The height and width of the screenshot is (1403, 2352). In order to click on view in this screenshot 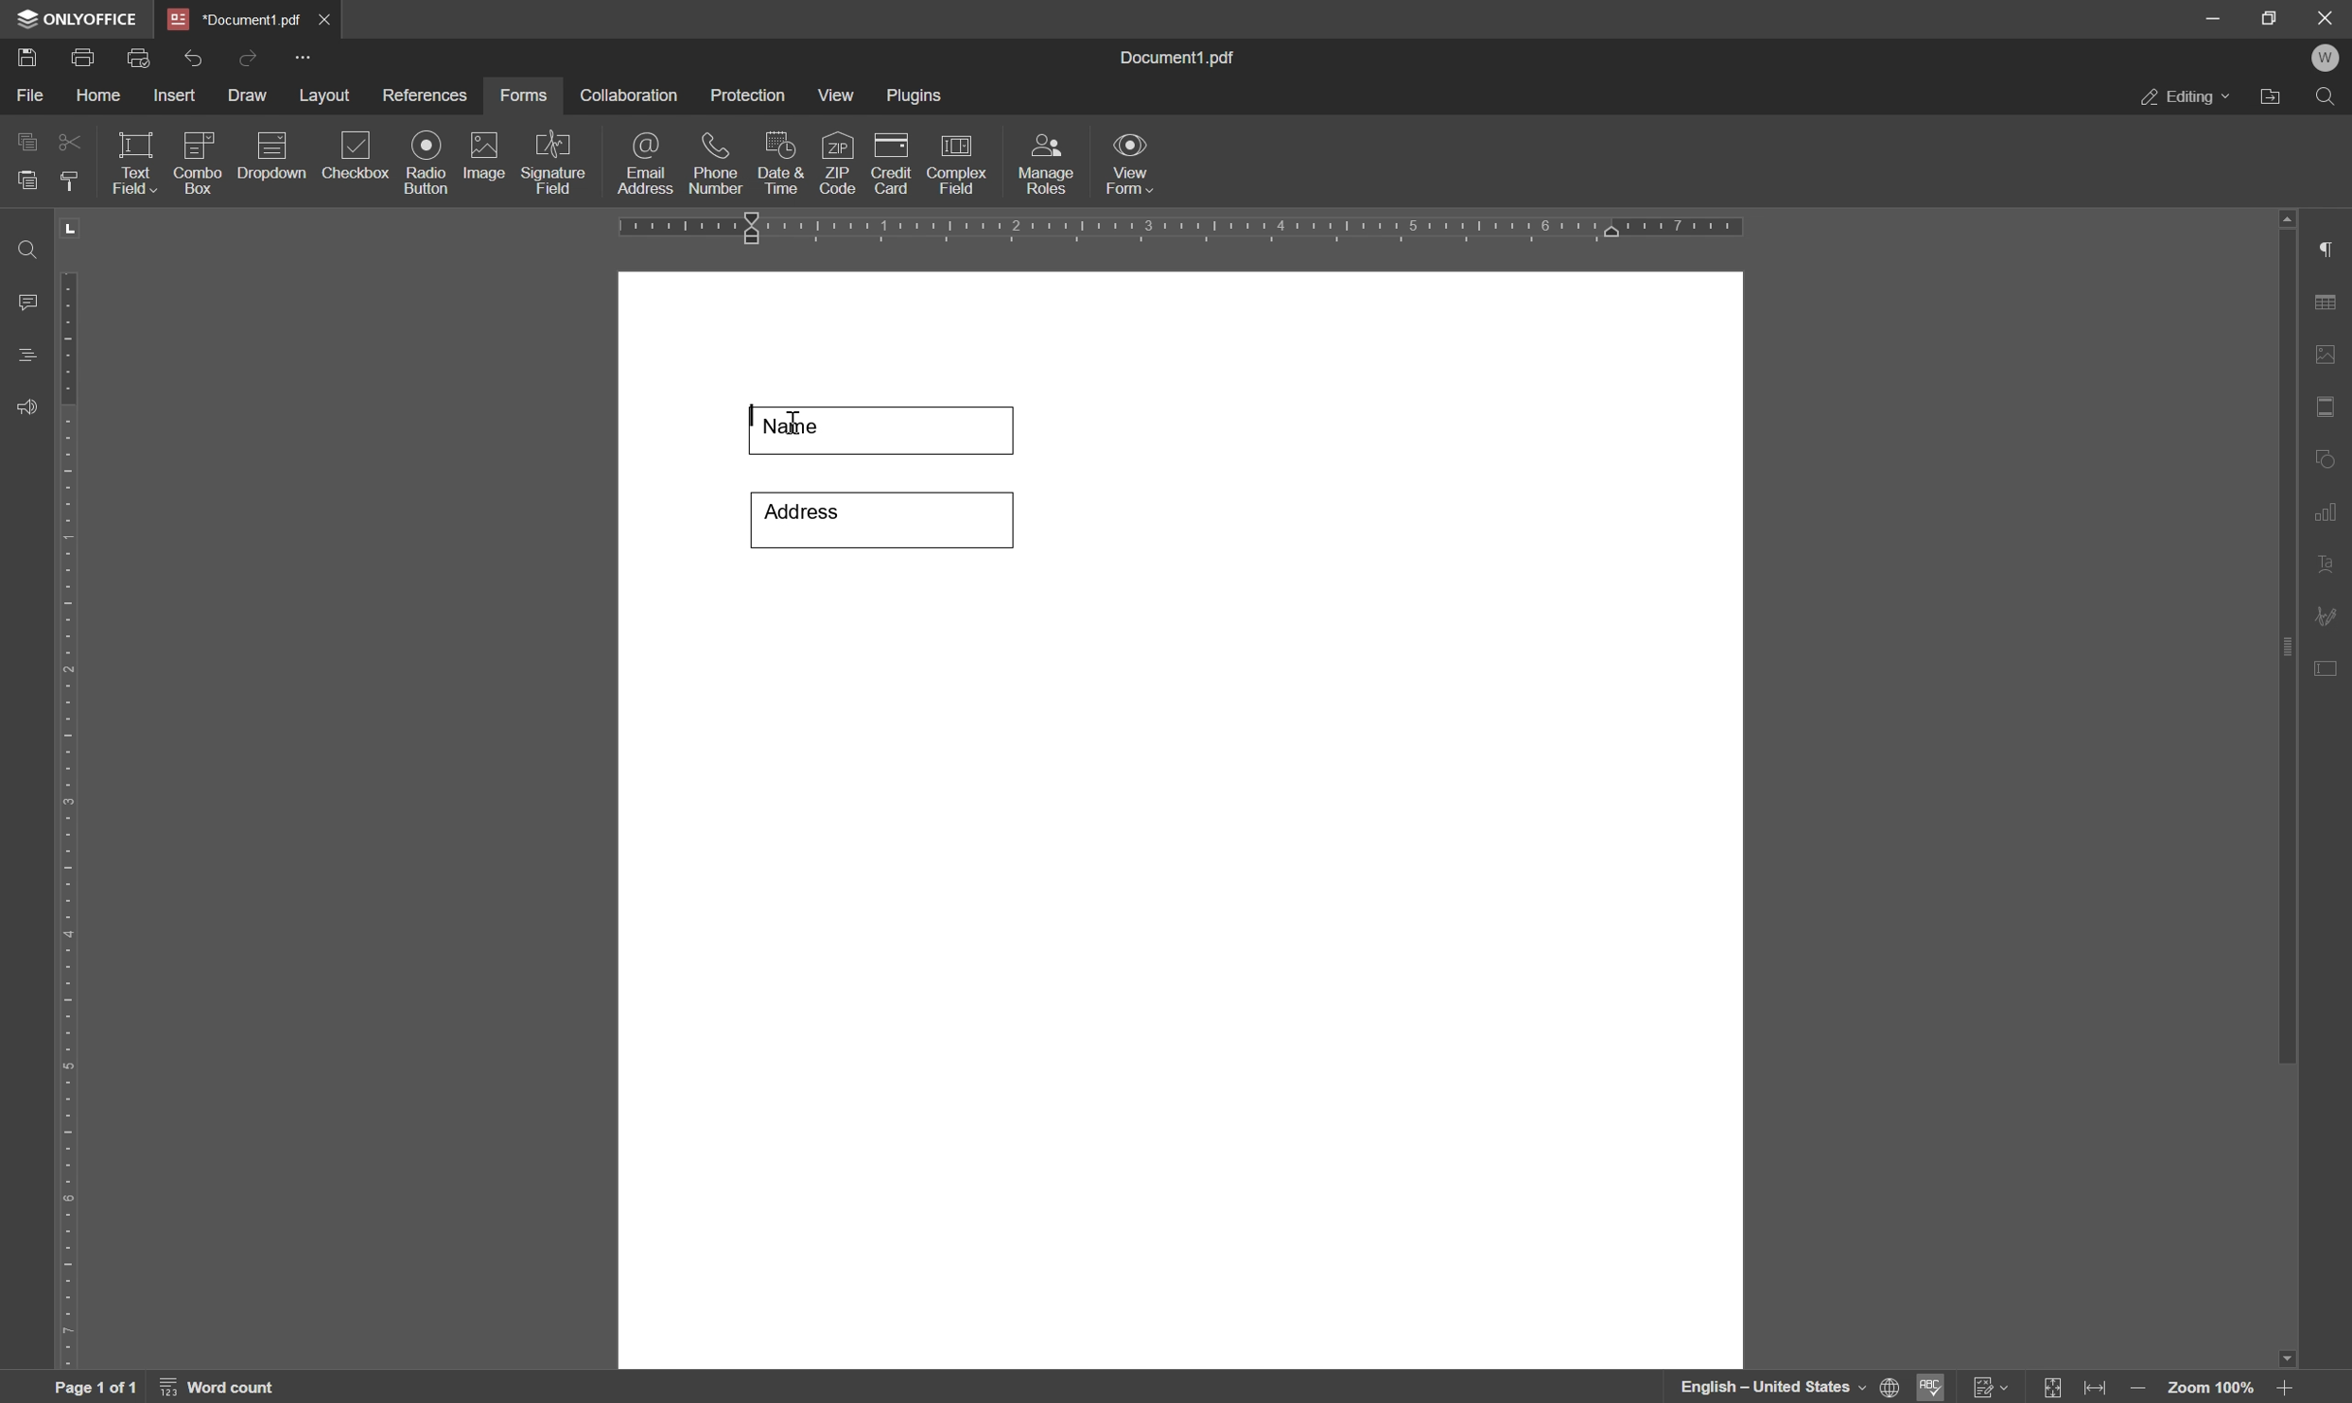, I will do `click(838, 95)`.